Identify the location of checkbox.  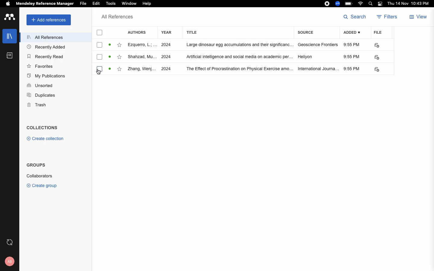
(99, 45).